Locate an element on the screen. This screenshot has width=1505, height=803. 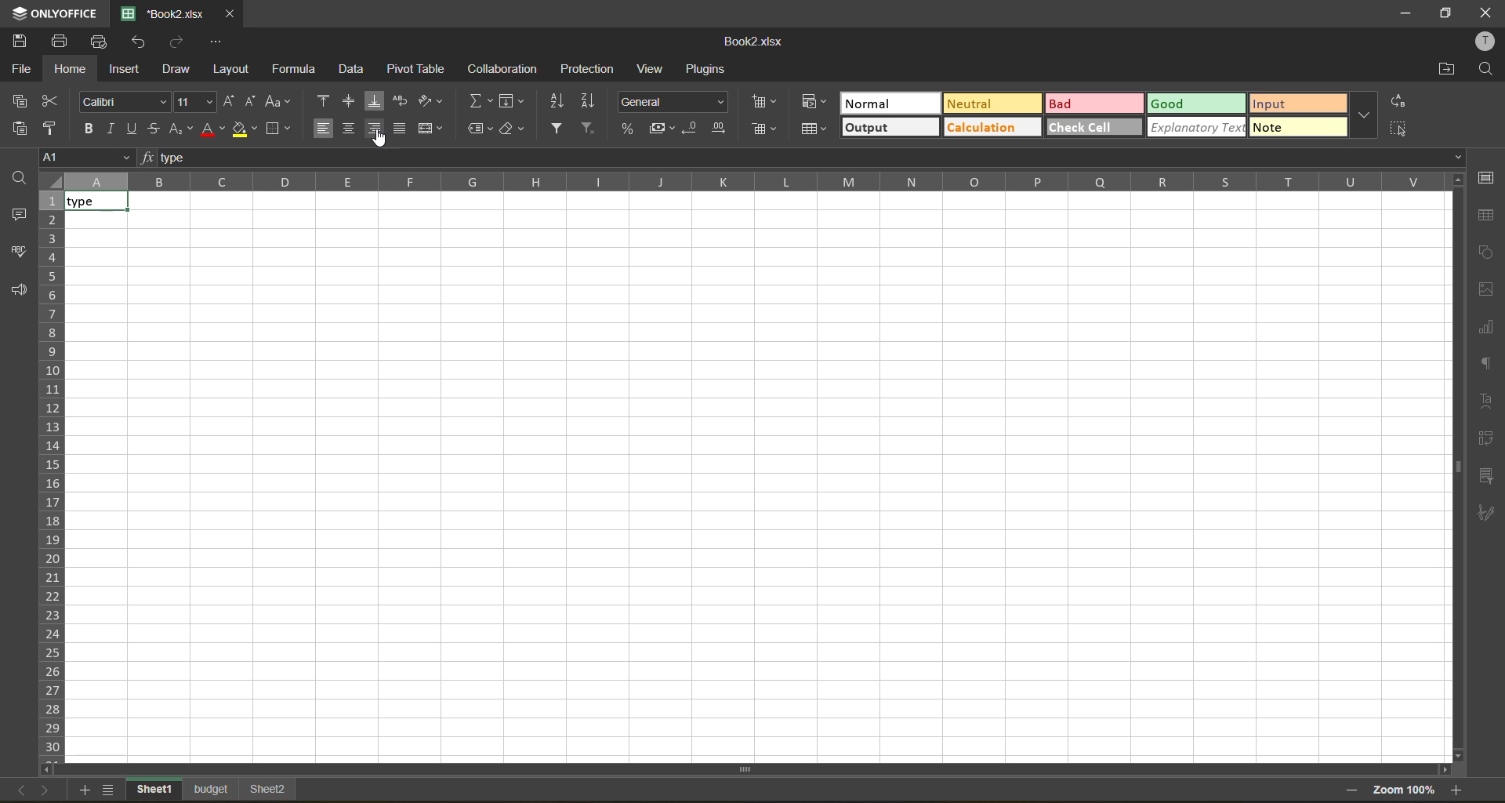
move right is located at coordinates (1442, 769).